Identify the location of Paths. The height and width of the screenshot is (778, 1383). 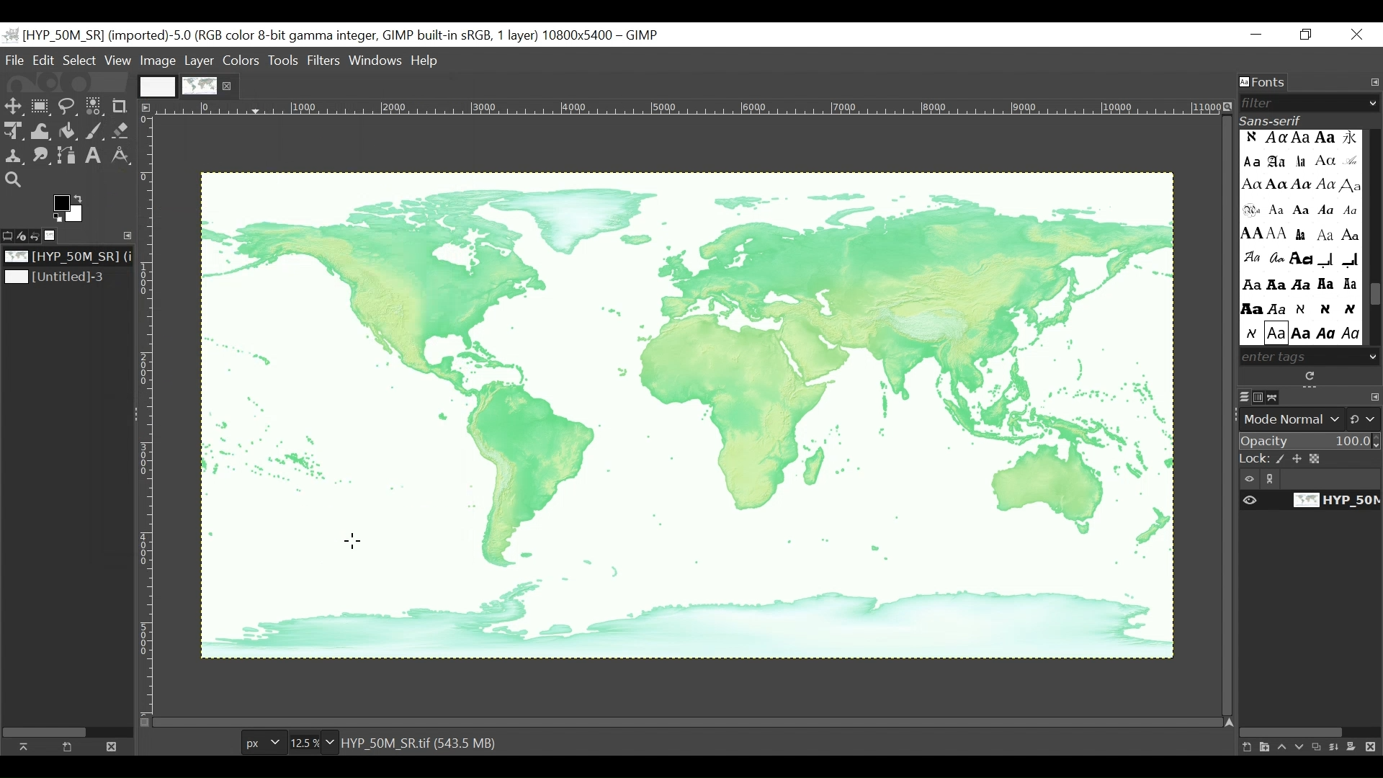
(1277, 397).